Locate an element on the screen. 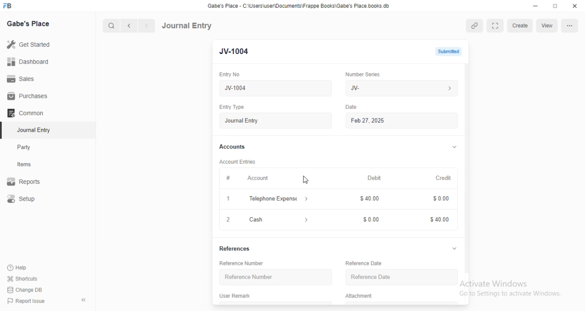  ' Shortcuts is located at coordinates (23, 278).